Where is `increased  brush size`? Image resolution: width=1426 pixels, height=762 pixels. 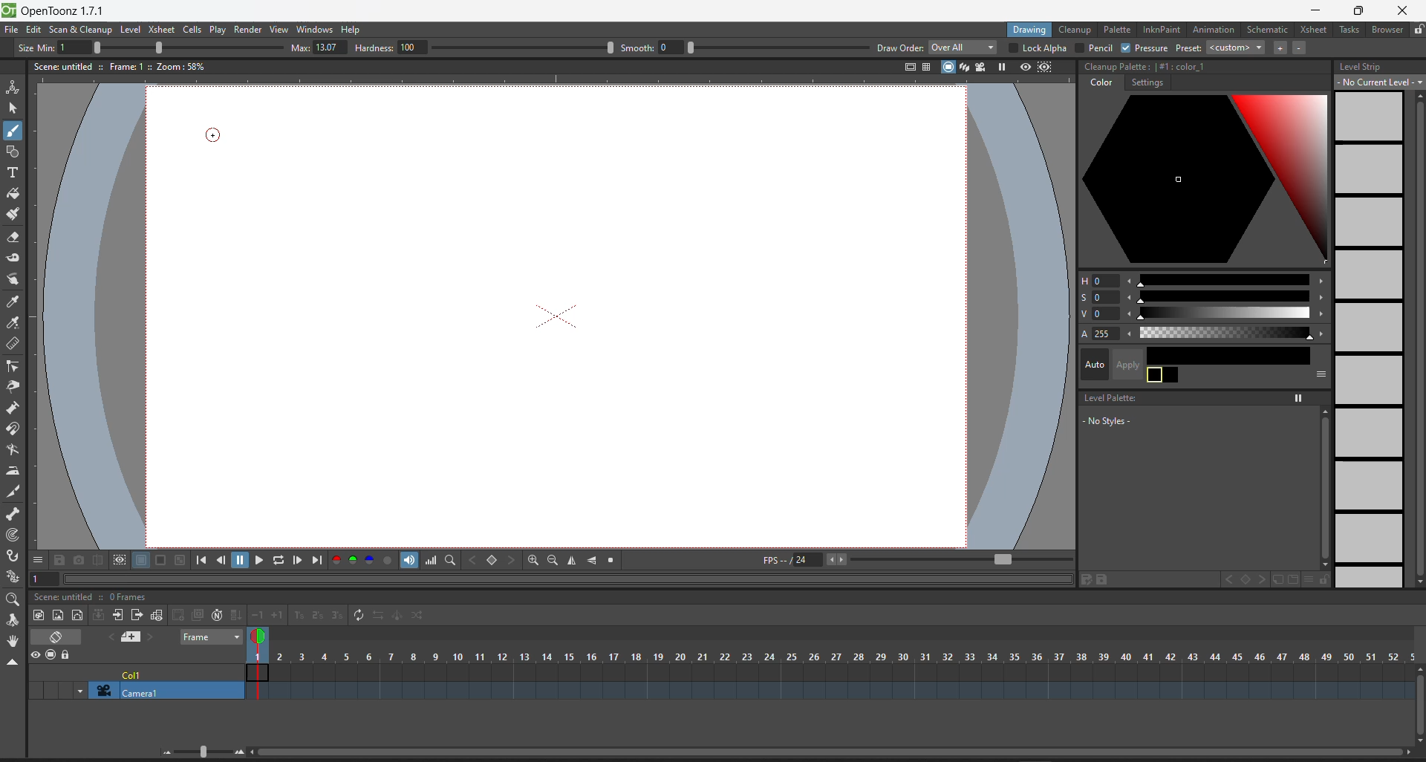
increased  brush size is located at coordinates (316, 48).